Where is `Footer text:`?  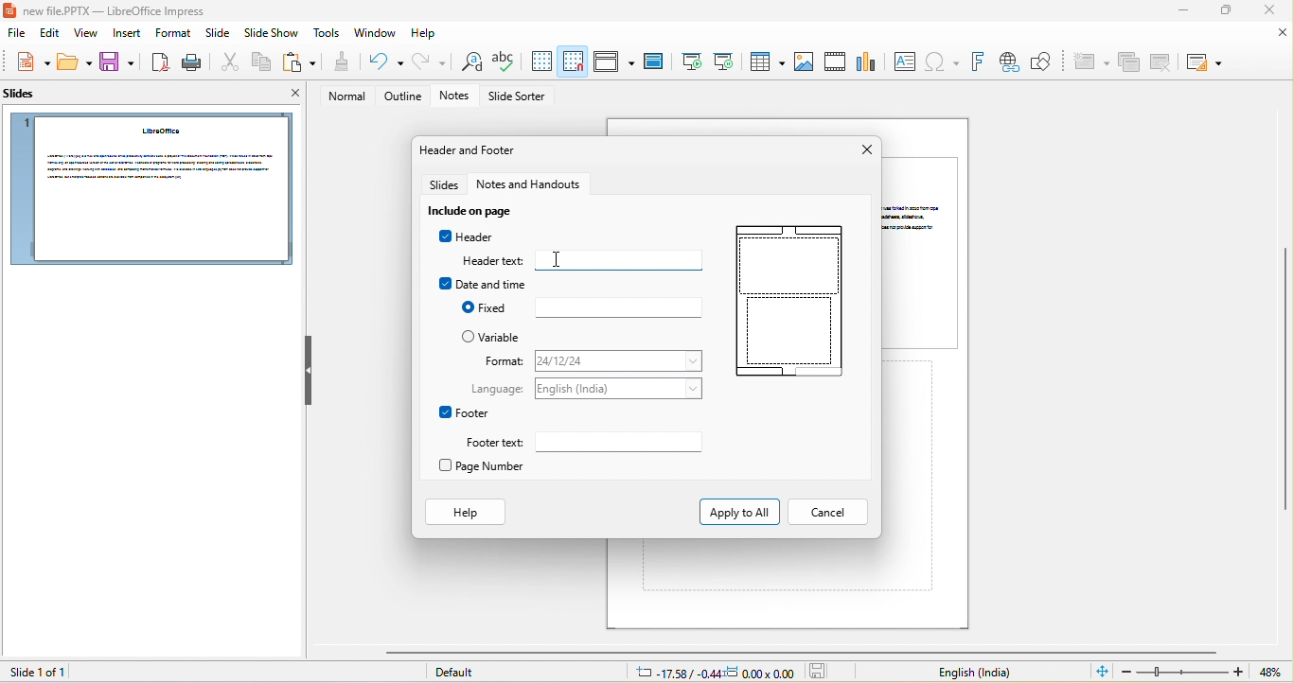 Footer text: is located at coordinates (489, 443).